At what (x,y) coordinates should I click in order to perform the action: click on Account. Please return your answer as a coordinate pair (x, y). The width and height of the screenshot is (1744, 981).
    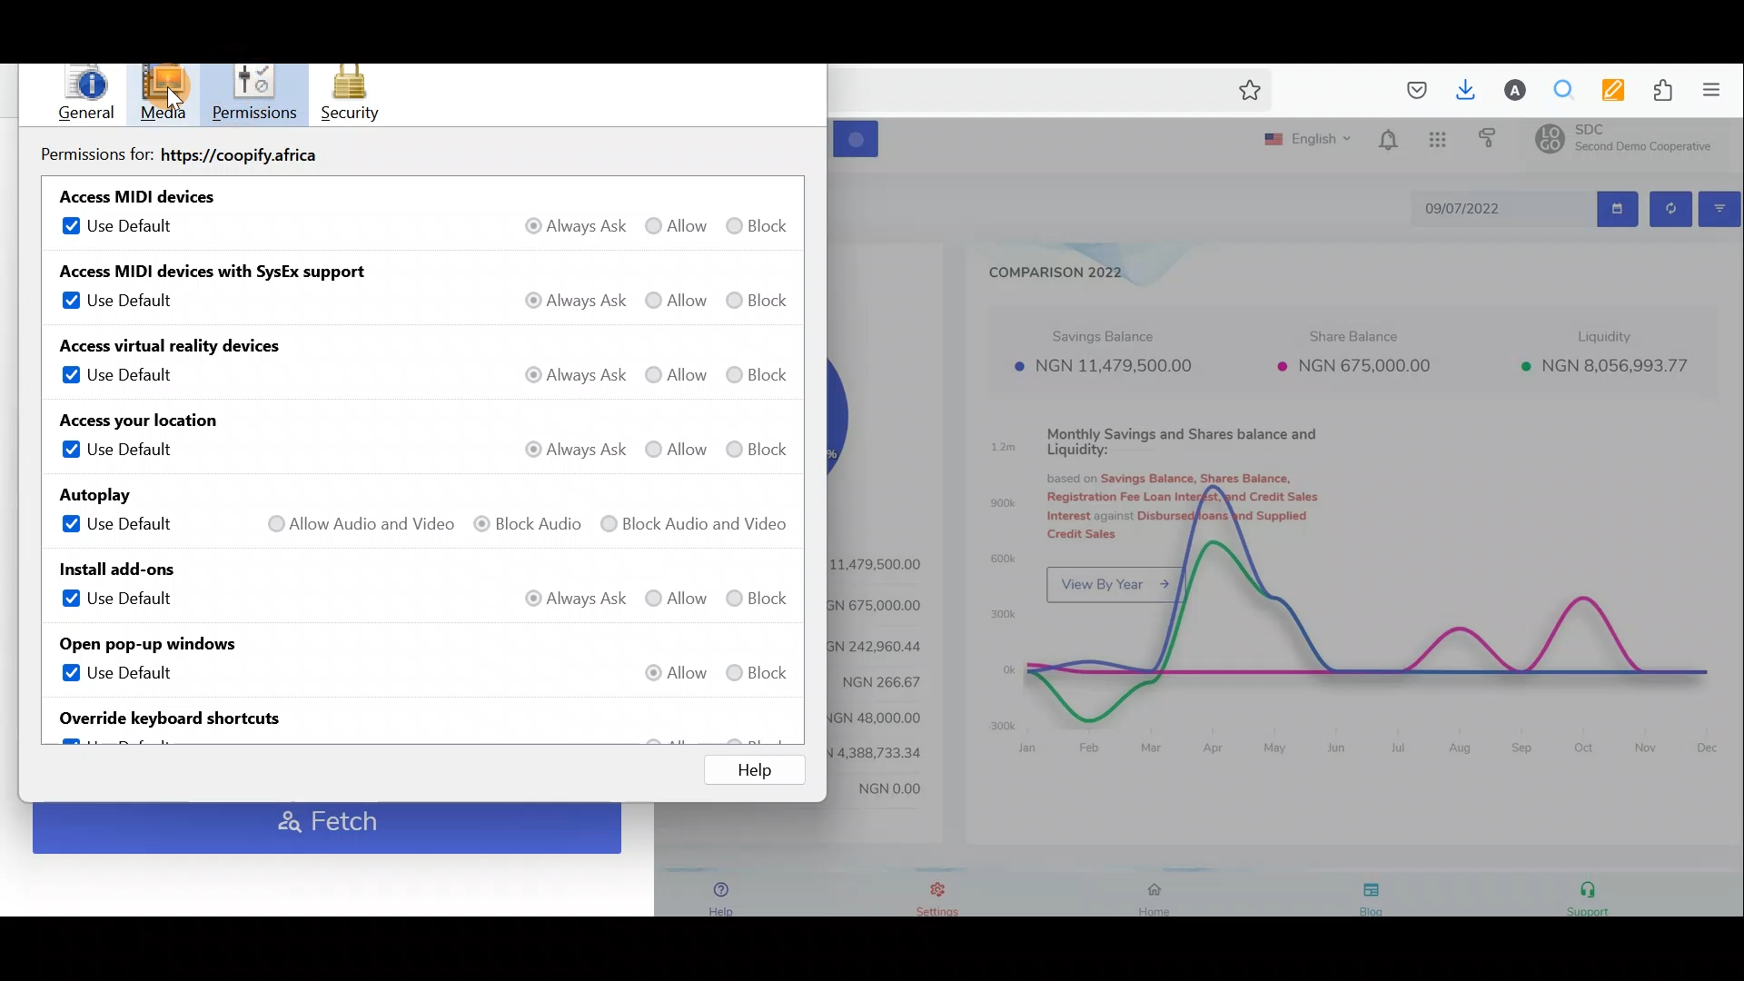
    Looking at the image, I should click on (1508, 90).